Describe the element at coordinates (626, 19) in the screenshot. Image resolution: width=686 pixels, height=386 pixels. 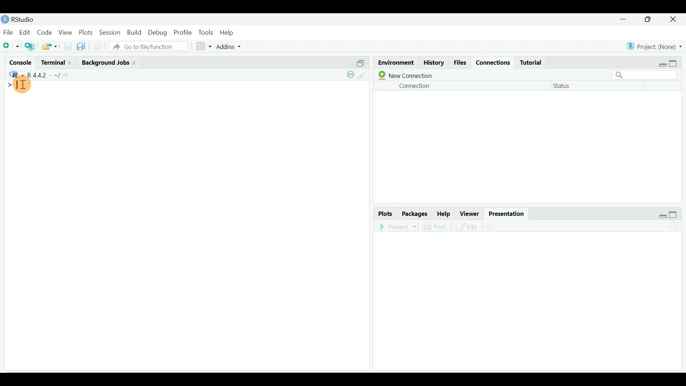
I see `minimize` at that location.